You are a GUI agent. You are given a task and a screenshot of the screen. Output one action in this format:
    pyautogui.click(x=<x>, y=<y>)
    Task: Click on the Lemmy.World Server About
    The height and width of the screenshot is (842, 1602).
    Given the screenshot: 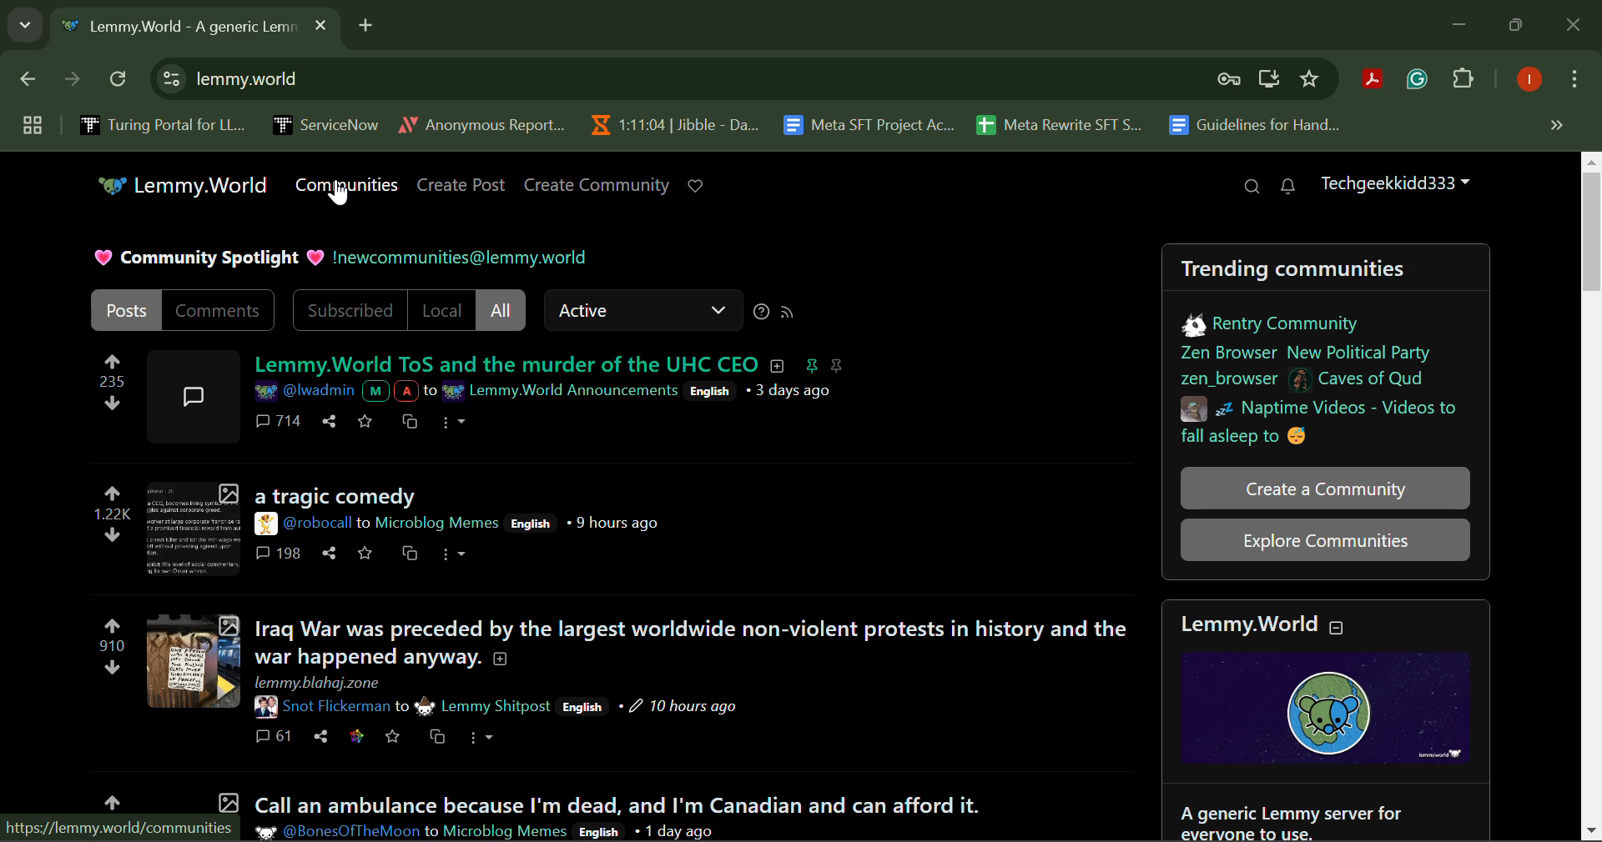 What is the action you would take?
    pyautogui.click(x=1333, y=721)
    